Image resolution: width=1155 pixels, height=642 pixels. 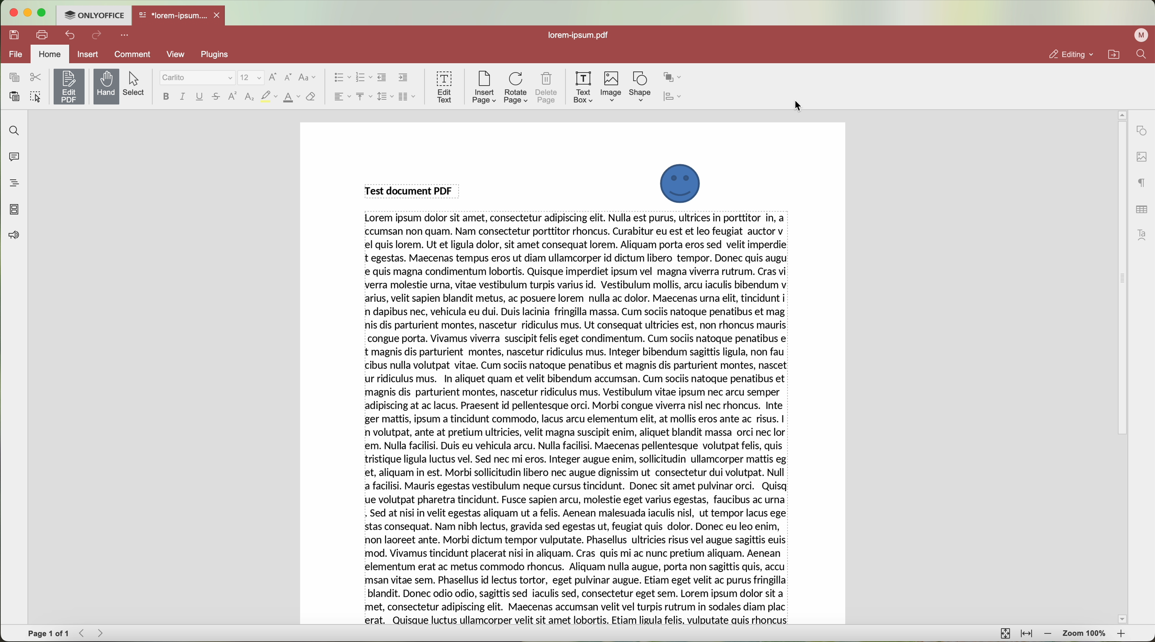 What do you see at coordinates (582, 35) in the screenshot?
I see `lorem-ipsum.pdf` at bounding box center [582, 35].